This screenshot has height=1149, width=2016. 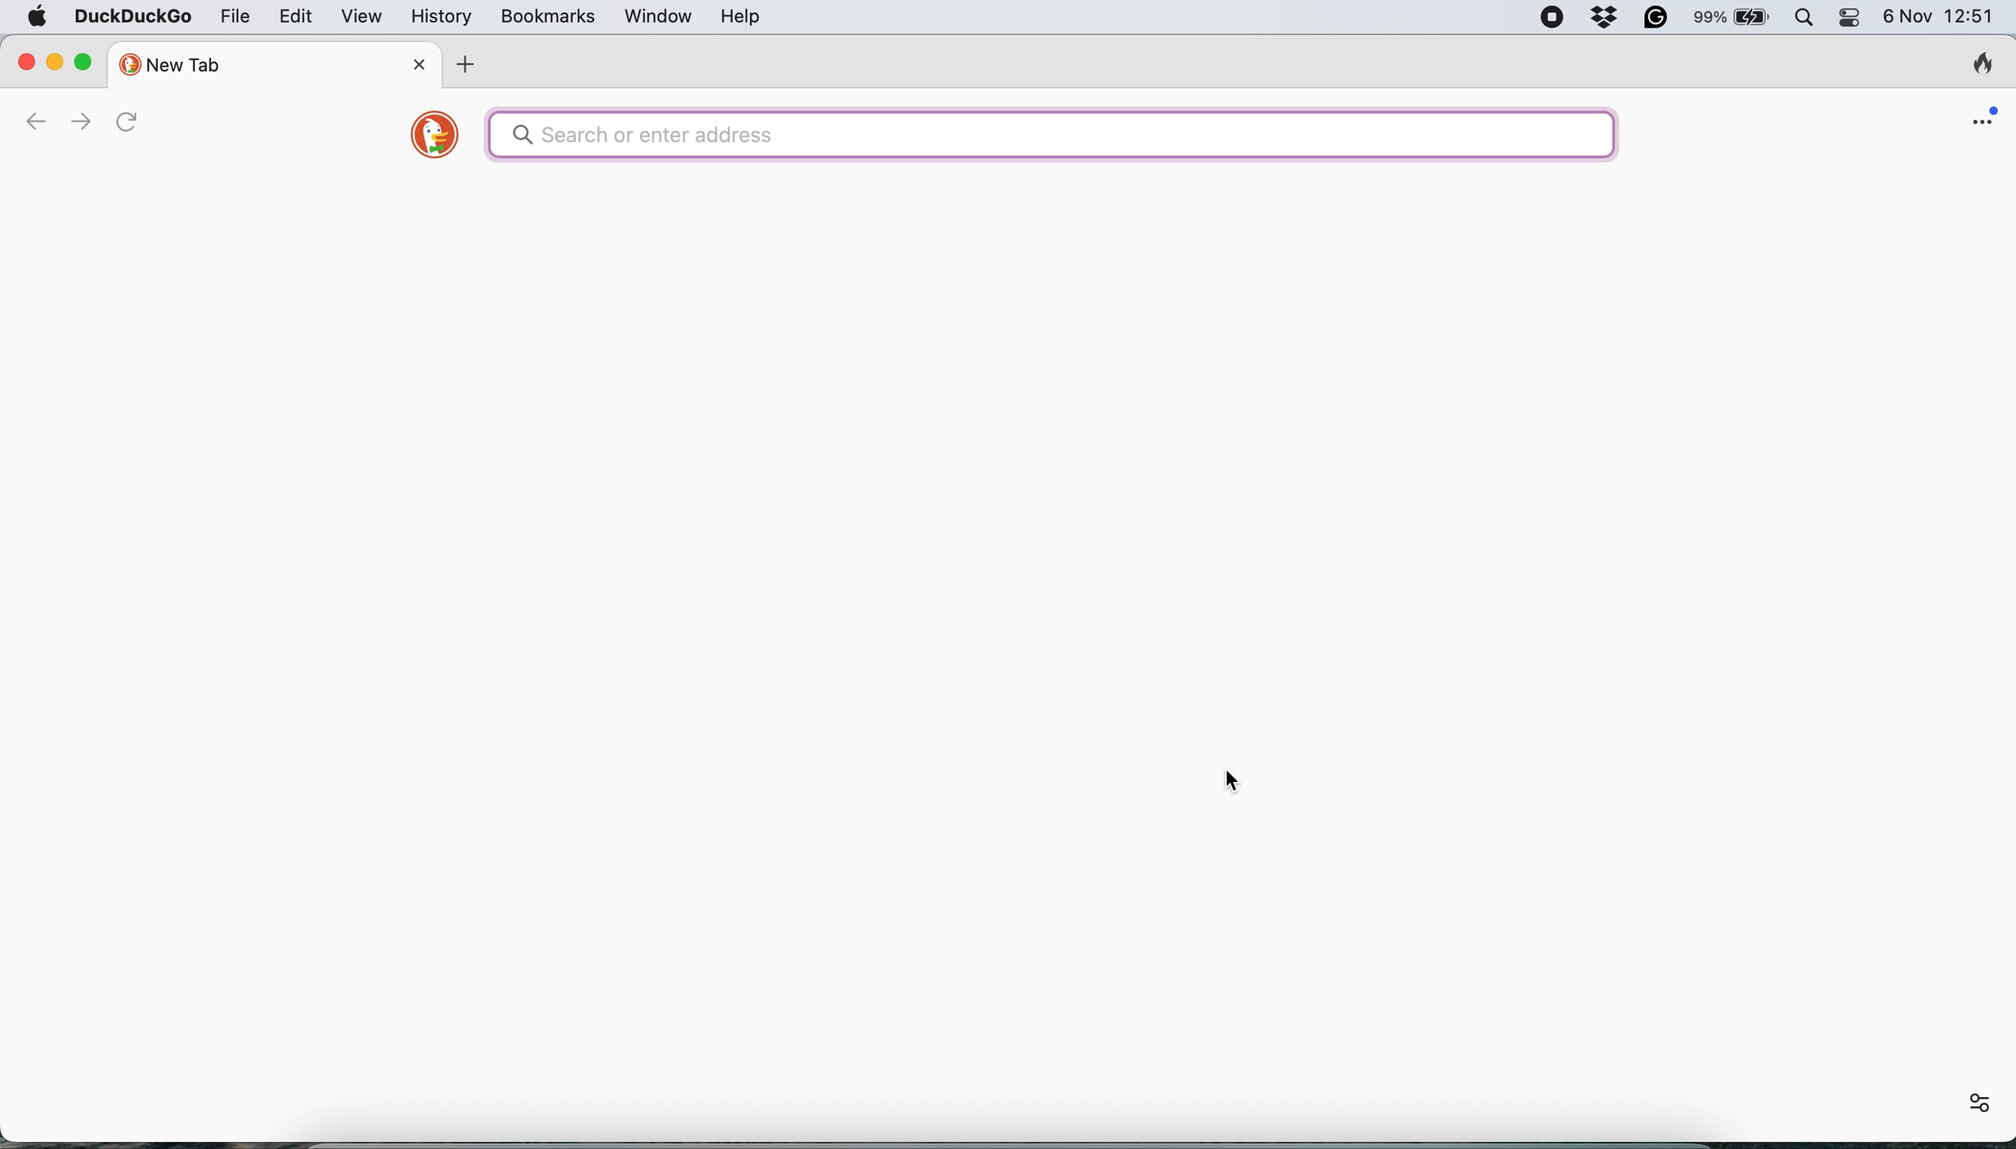 What do you see at coordinates (86, 122) in the screenshot?
I see `go forward` at bounding box center [86, 122].